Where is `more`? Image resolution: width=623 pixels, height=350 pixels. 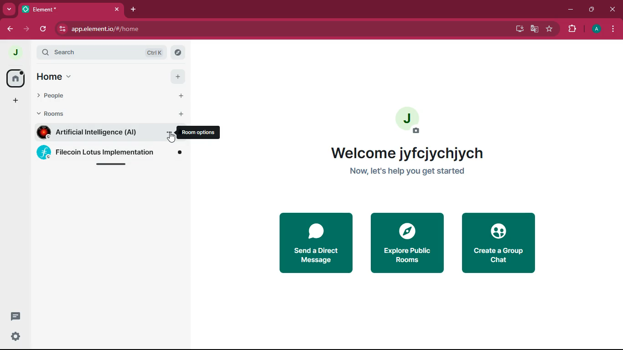
more is located at coordinates (8, 9).